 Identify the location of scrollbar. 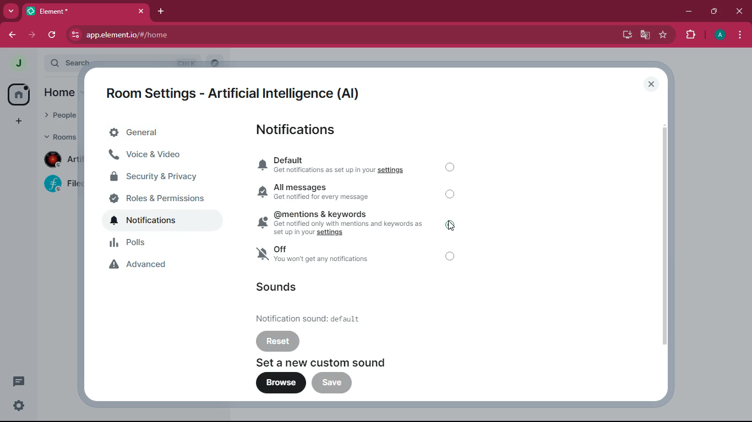
(664, 236).